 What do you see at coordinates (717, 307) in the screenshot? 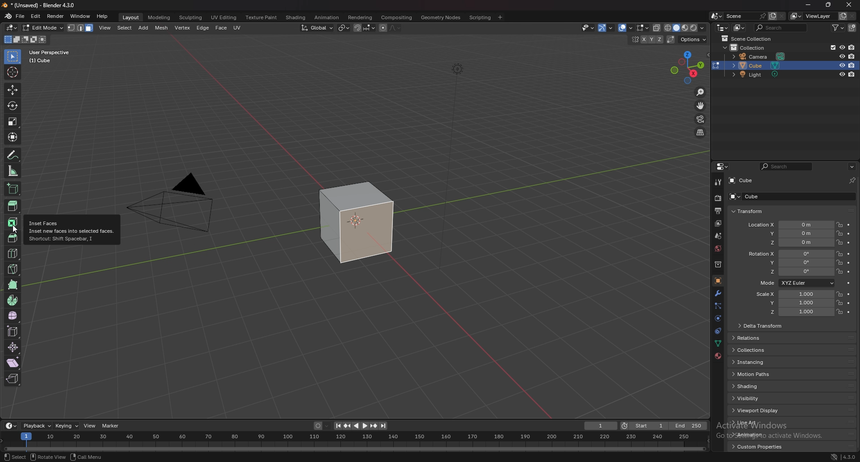
I see `particles` at bounding box center [717, 307].